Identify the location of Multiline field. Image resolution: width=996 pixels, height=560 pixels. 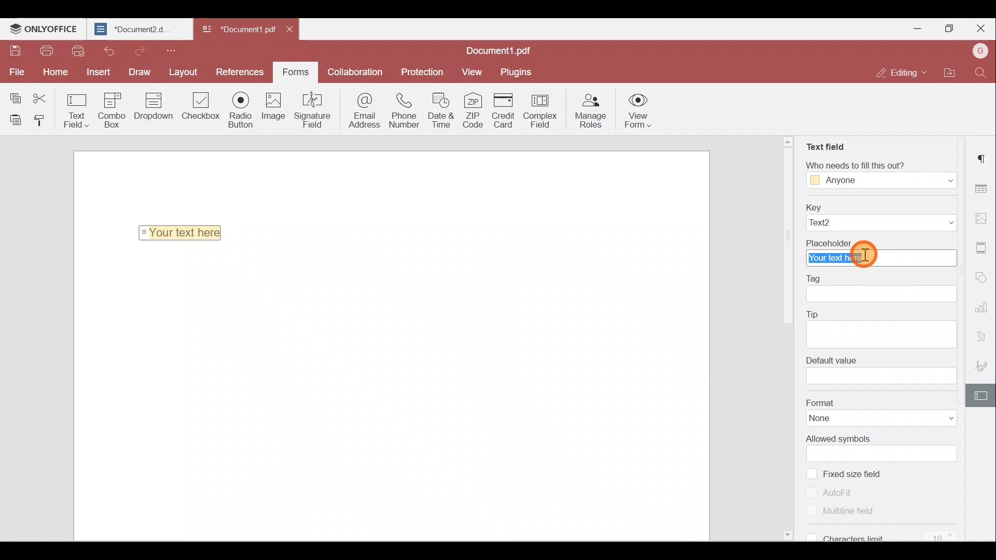
(855, 512).